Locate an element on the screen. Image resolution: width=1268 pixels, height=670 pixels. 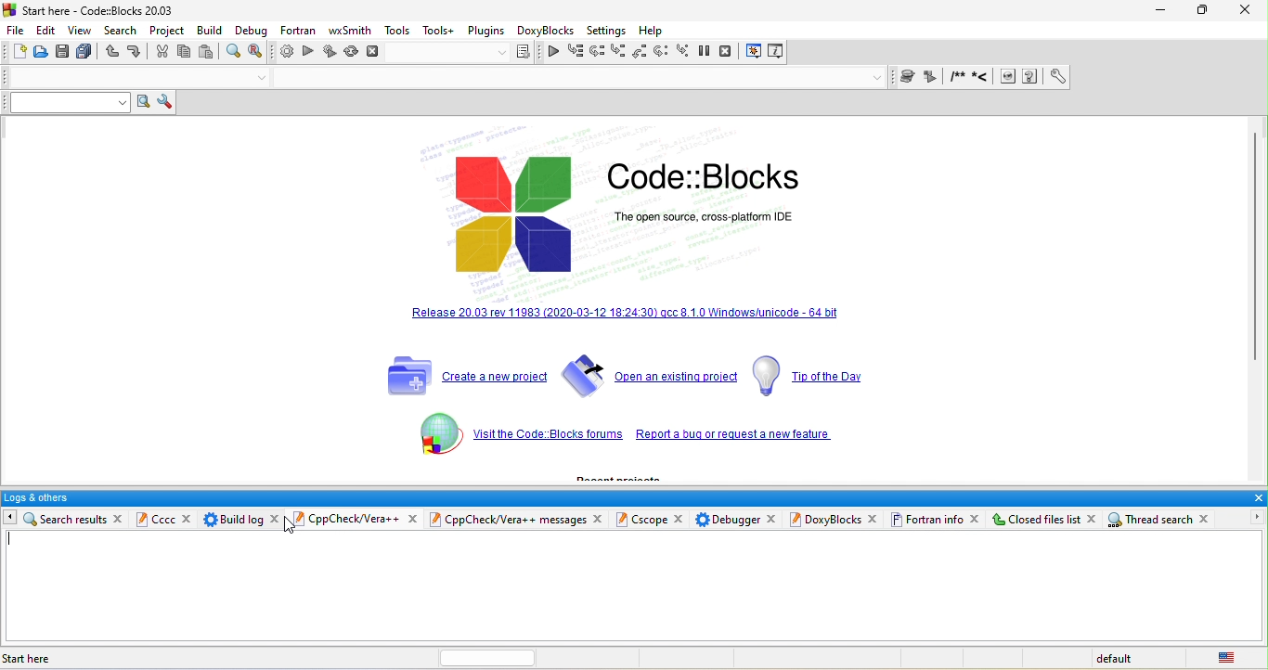
continue is located at coordinates (553, 50).